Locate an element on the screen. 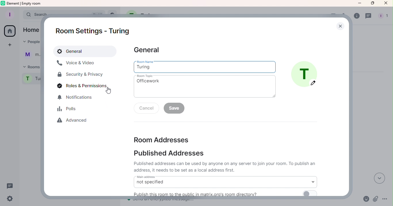 Image resolution: width=393 pixels, height=206 pixels. cursor is located at coordinates (109, 91).